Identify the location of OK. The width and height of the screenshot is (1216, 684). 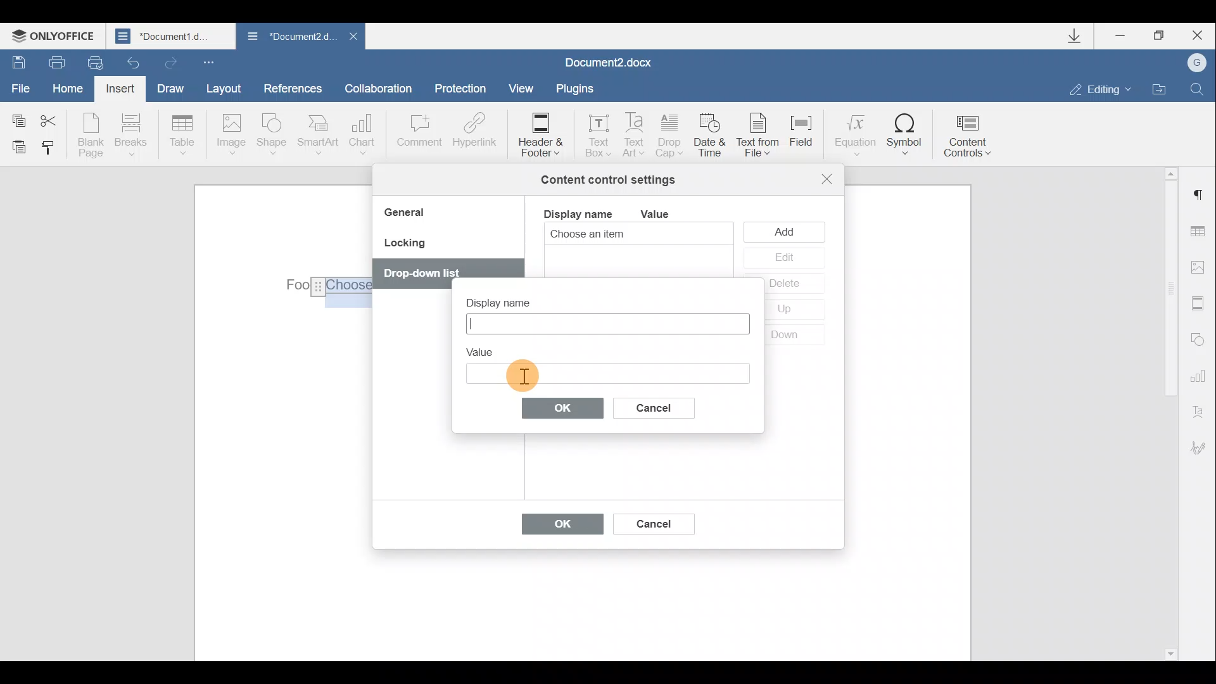
(563, 407).